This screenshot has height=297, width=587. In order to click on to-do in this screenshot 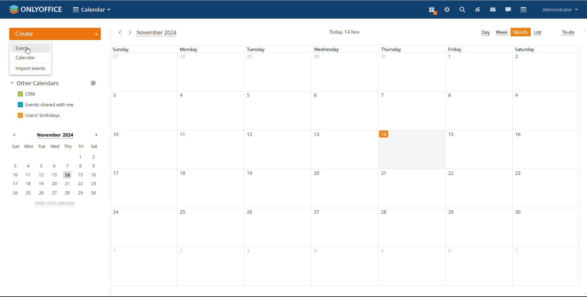, I will do `click(568, 33)`.